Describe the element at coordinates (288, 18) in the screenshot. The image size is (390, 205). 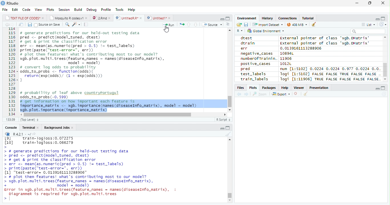
I see `Connections` at that location.